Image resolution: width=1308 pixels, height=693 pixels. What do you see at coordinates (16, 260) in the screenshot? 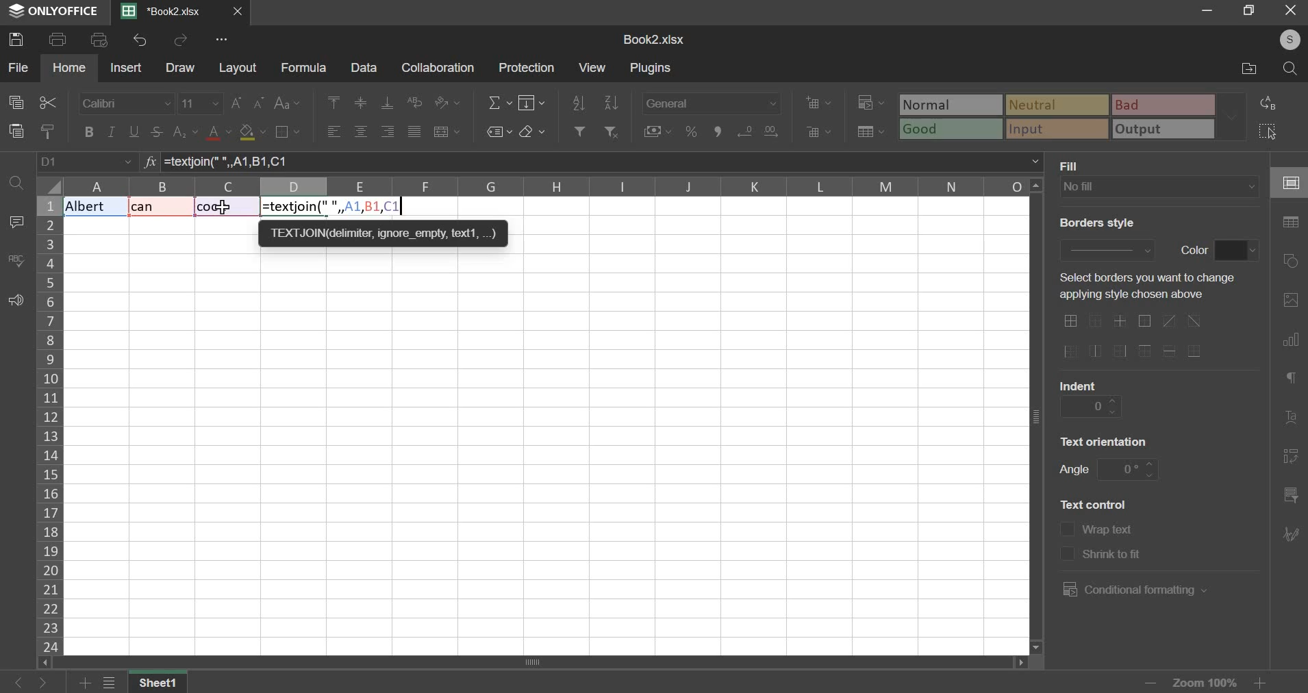
I see `spelling` at bounding box center [16, 260].